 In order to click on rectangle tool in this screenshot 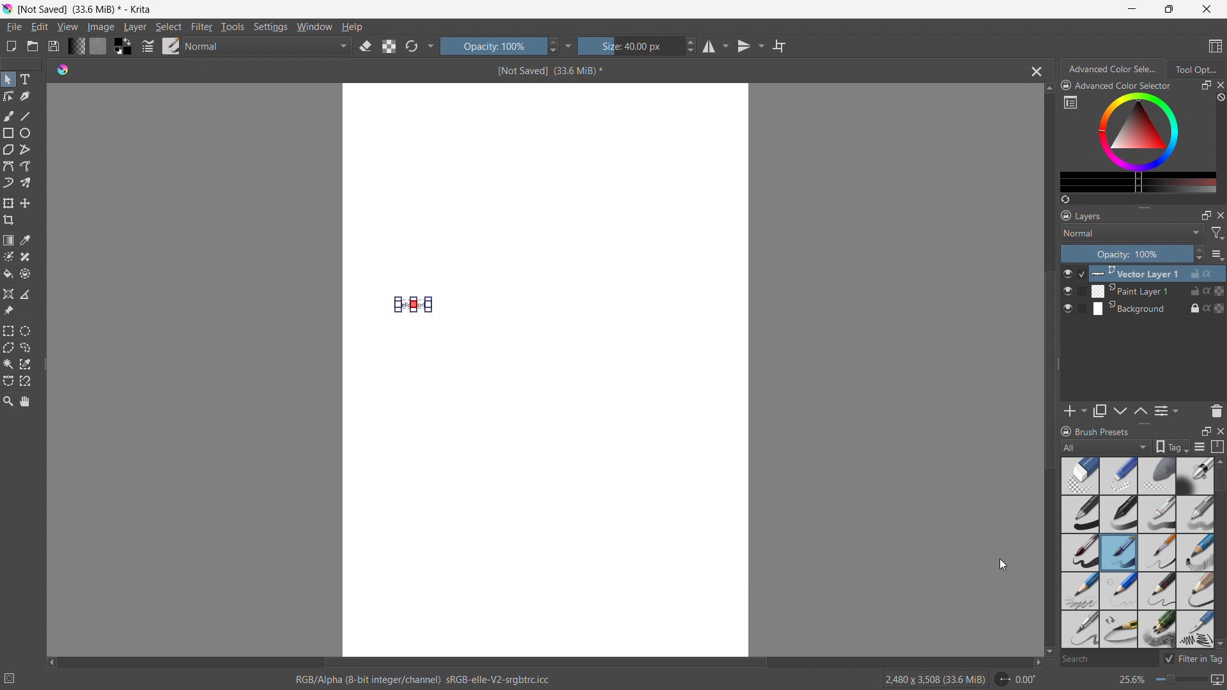, I will do `click(9, 133)`.